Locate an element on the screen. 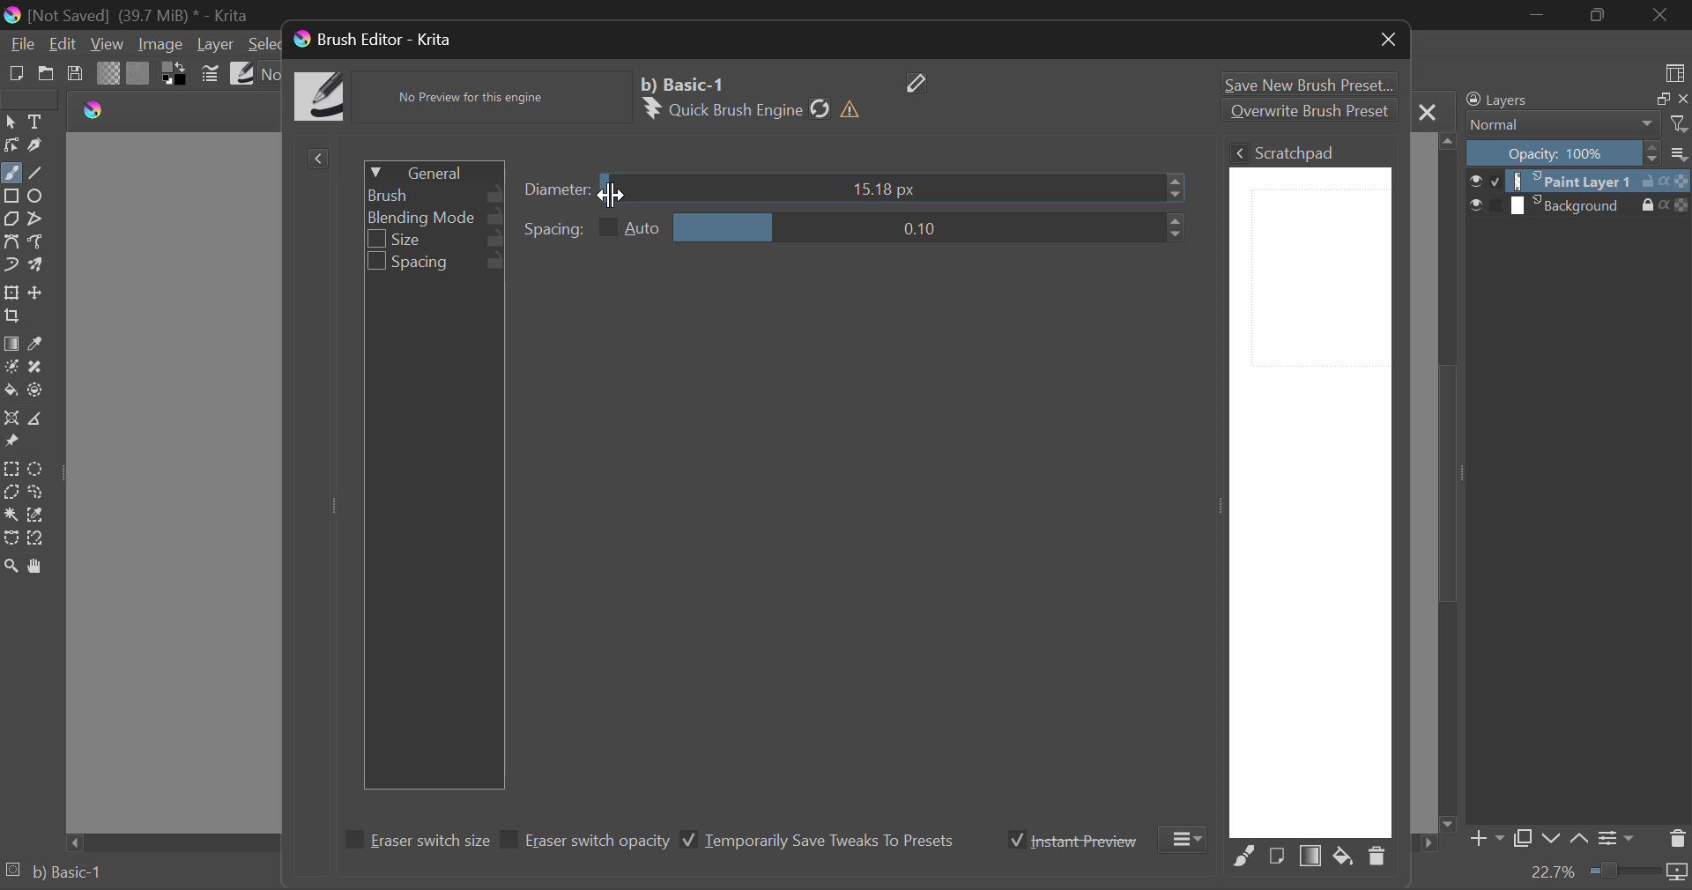  Gradient is located at coordinates (109, 73).